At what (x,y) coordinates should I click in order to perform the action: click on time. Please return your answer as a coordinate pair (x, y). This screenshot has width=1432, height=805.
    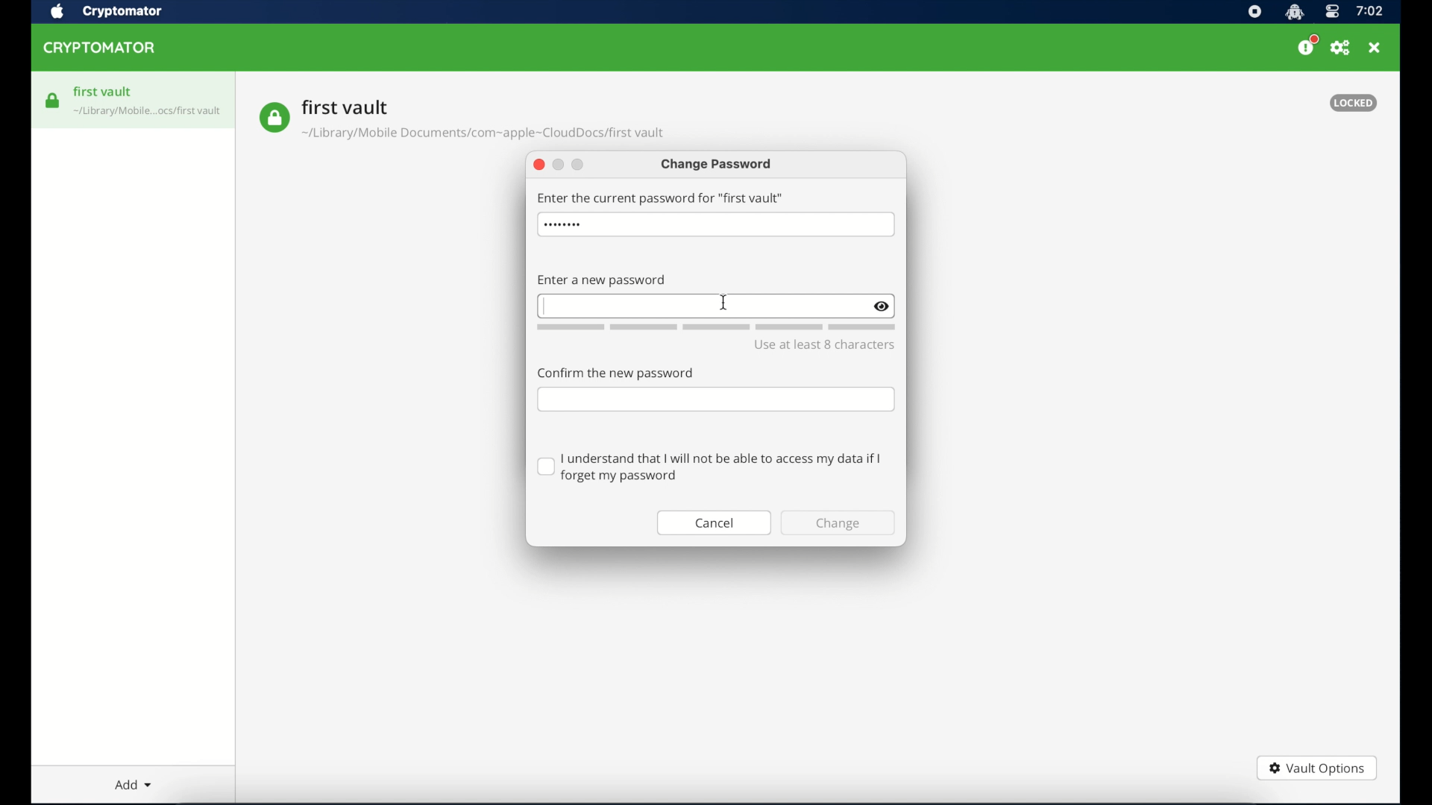
    Looking at the image, I should click on (1369, 12).